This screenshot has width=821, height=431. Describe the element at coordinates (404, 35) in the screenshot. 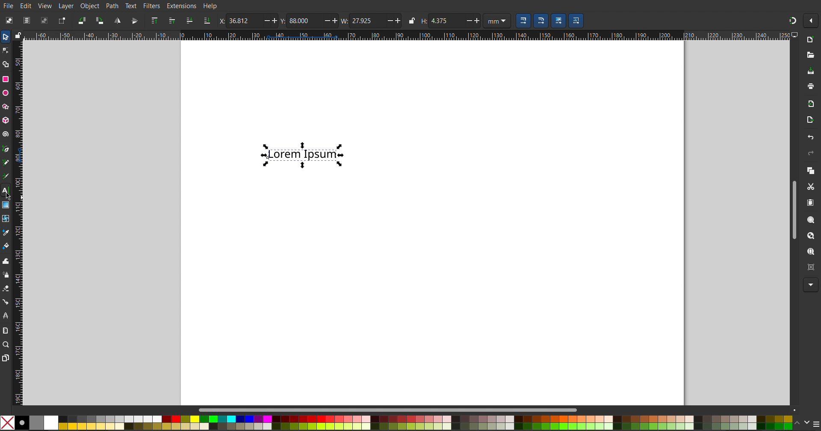

I see `Horizontal Ruler` at that location.